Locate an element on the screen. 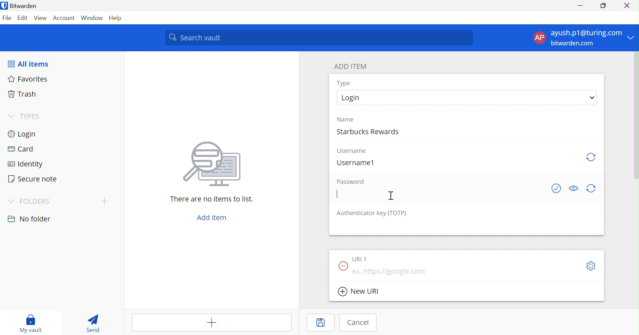 The width and height of the screenshot is (639, 335). Username is located at coordinates (353, 151).